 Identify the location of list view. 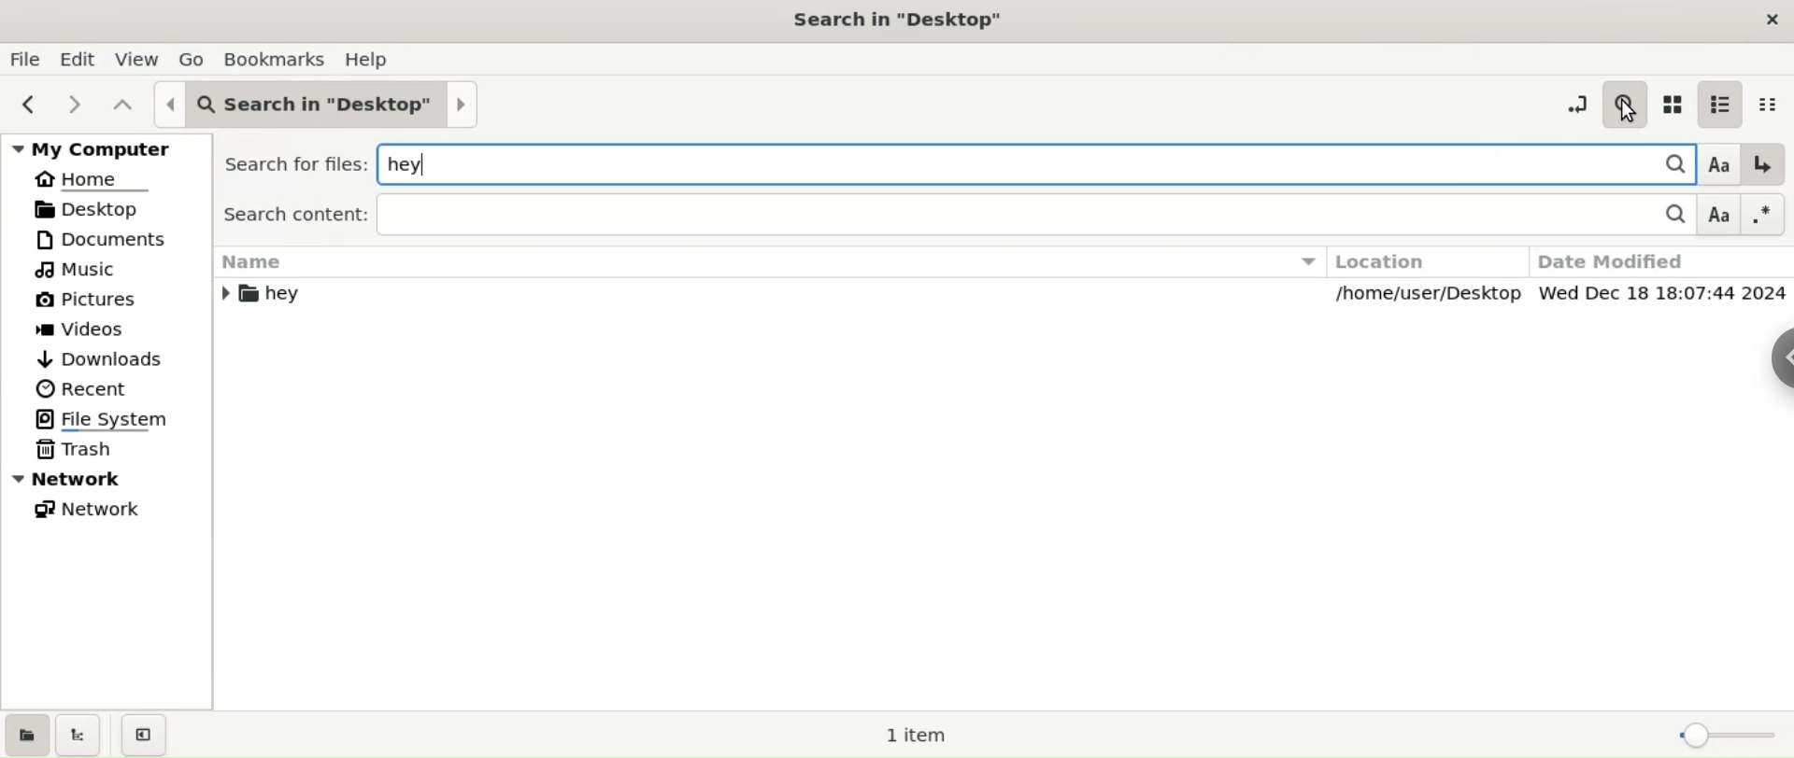
(1728, 104).